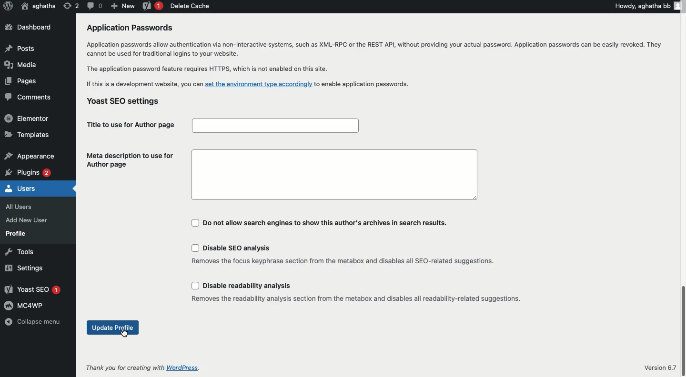 The image size is (686, 377). Describe the element at coordinates (659, 365) in the screenshot. I see `Version 6.7` at that location.